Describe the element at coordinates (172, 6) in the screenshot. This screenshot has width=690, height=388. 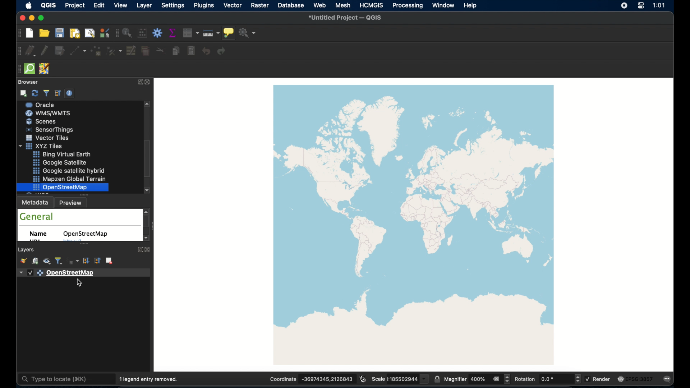
I see `settings` at that location.